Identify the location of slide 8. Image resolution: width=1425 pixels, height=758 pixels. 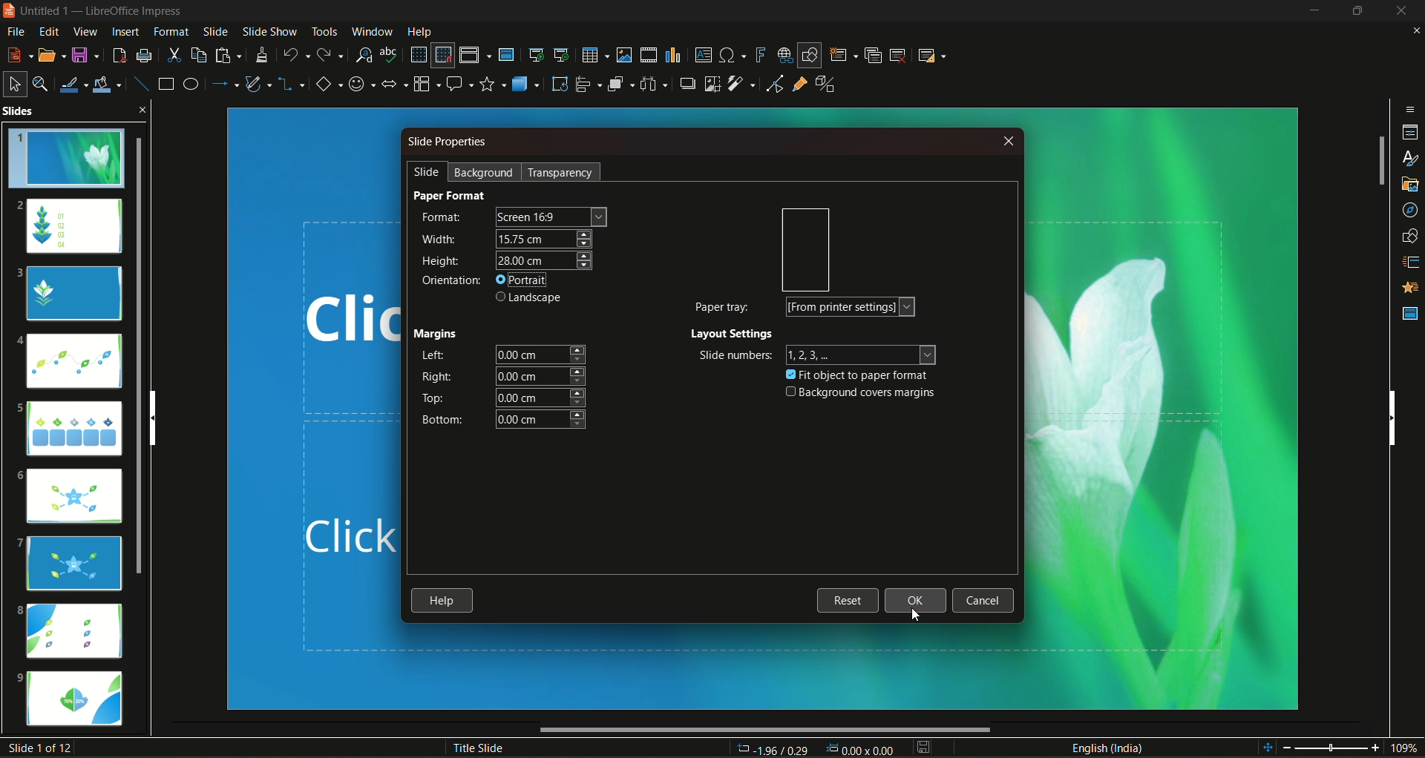
(73, 630).